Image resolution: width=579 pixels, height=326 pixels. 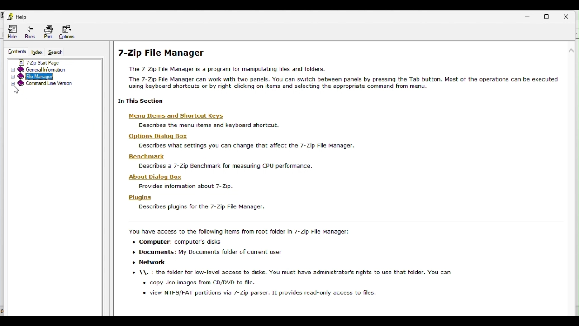 I want to click on expand, so click(x=13, y=85).